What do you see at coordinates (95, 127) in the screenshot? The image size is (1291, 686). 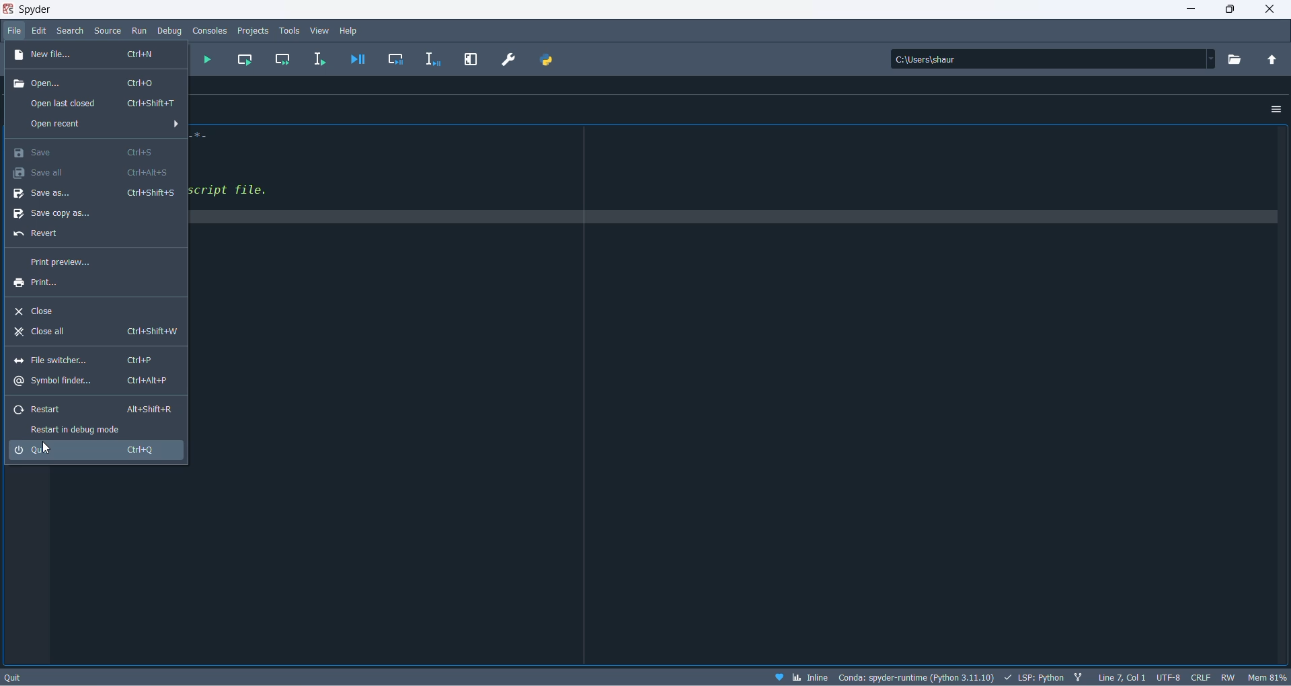 I see `open recent` at bounding box center [95, 127].